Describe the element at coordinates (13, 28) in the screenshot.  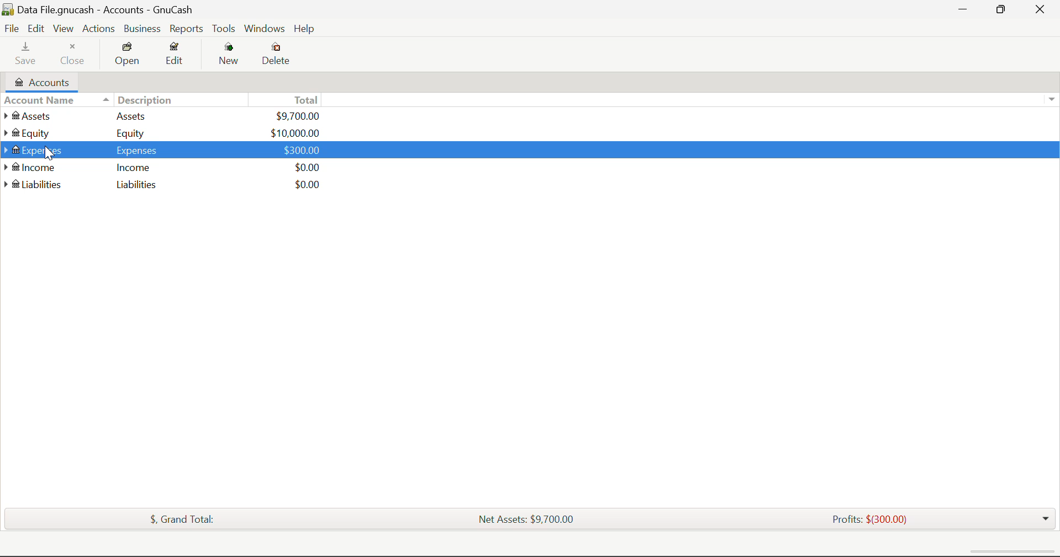
I see `File` at that location.